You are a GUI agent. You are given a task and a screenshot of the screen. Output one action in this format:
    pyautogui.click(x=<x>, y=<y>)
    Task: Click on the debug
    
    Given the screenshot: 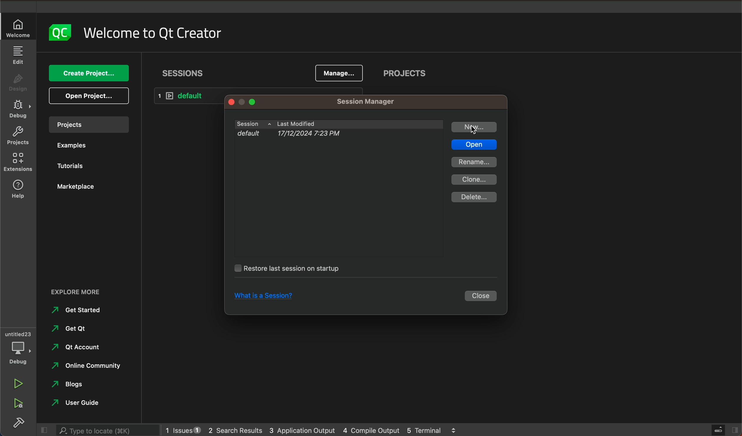 What is the action you would take?
    pyautogui.click(x=20, y=110)
    